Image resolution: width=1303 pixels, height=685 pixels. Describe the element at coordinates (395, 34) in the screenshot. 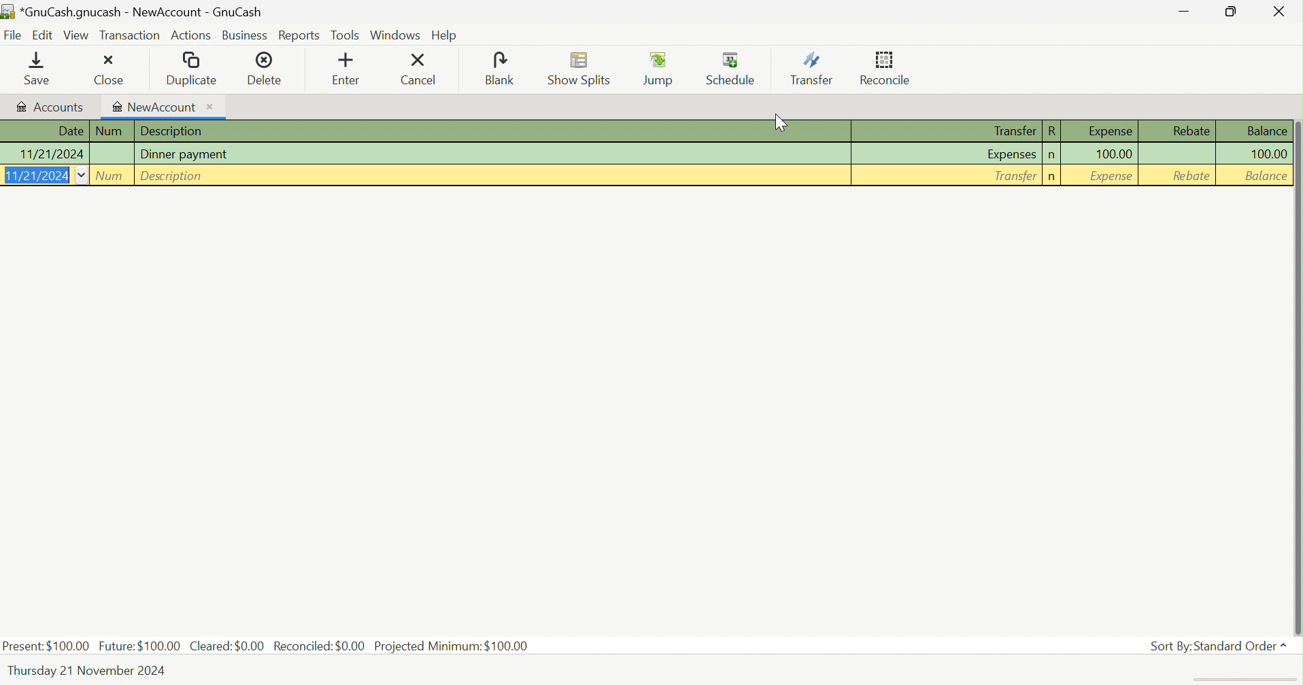

I see `Windows` at that location.